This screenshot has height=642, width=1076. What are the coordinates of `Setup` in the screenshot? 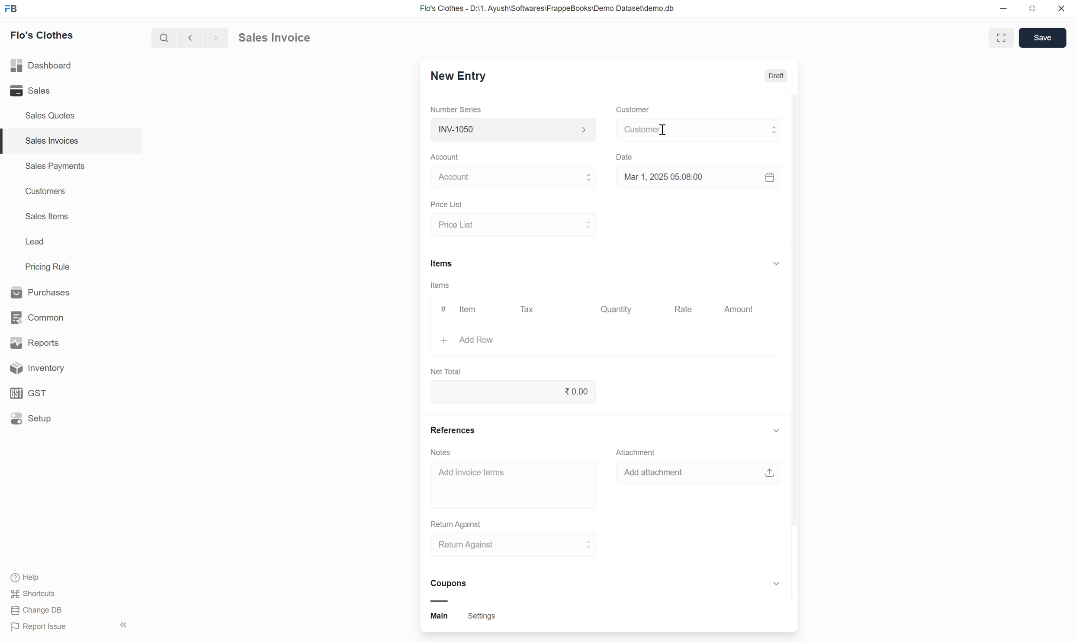 It's located at (62, 421).